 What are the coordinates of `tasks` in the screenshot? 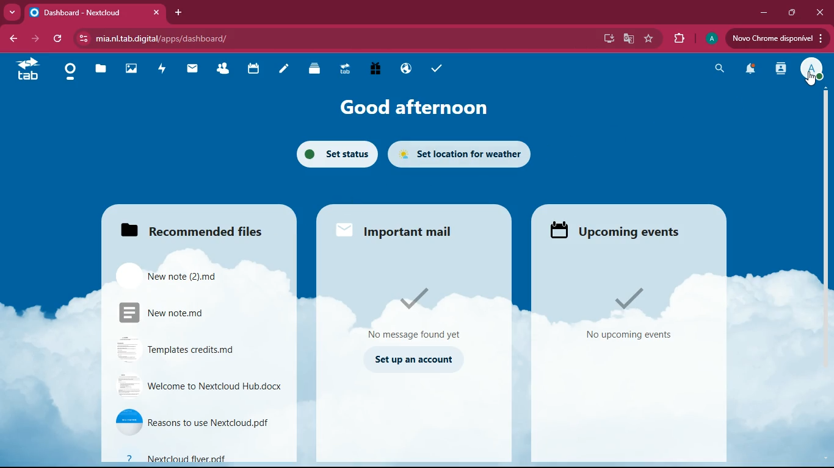 It's located at (436, 71).